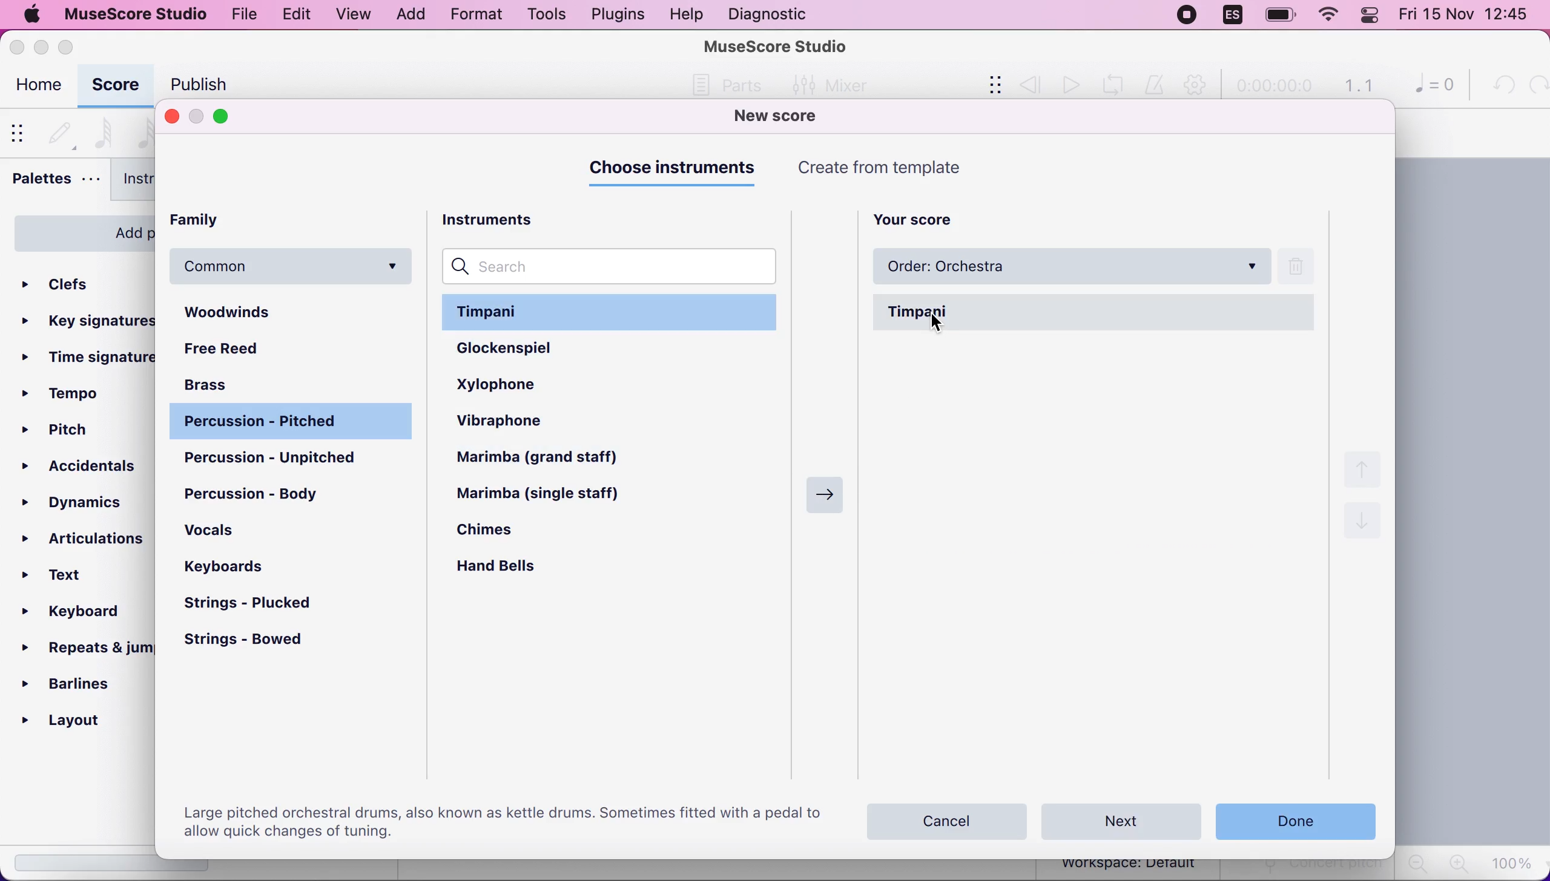  Describe the element at coordinates (1429, 87) in the screenshot. I see `0` at that location.